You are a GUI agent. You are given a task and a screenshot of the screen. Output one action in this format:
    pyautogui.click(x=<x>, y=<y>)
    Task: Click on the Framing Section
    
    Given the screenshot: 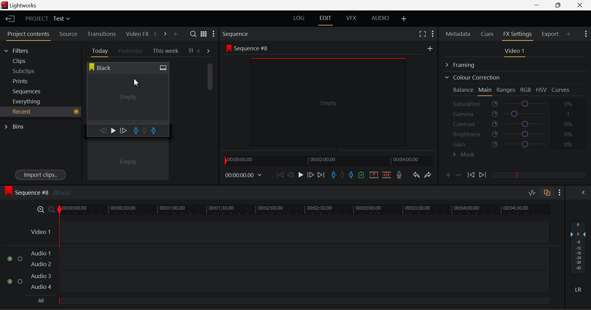 What is the action you would take?
    pyautogui.click(x=465, y=64)
    